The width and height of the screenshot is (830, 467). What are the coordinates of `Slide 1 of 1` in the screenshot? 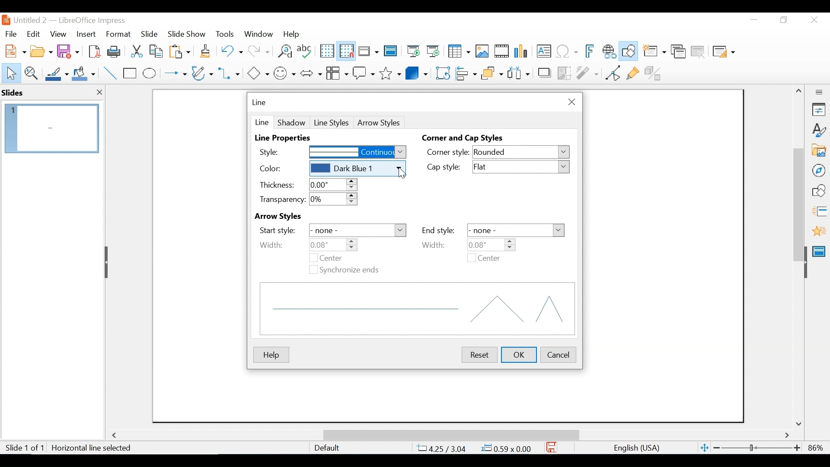 It's located at (24, 448).